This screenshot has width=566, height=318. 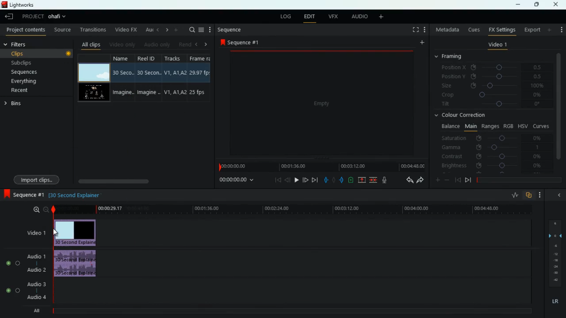 I want to click on close, so click(x=558, y=196).